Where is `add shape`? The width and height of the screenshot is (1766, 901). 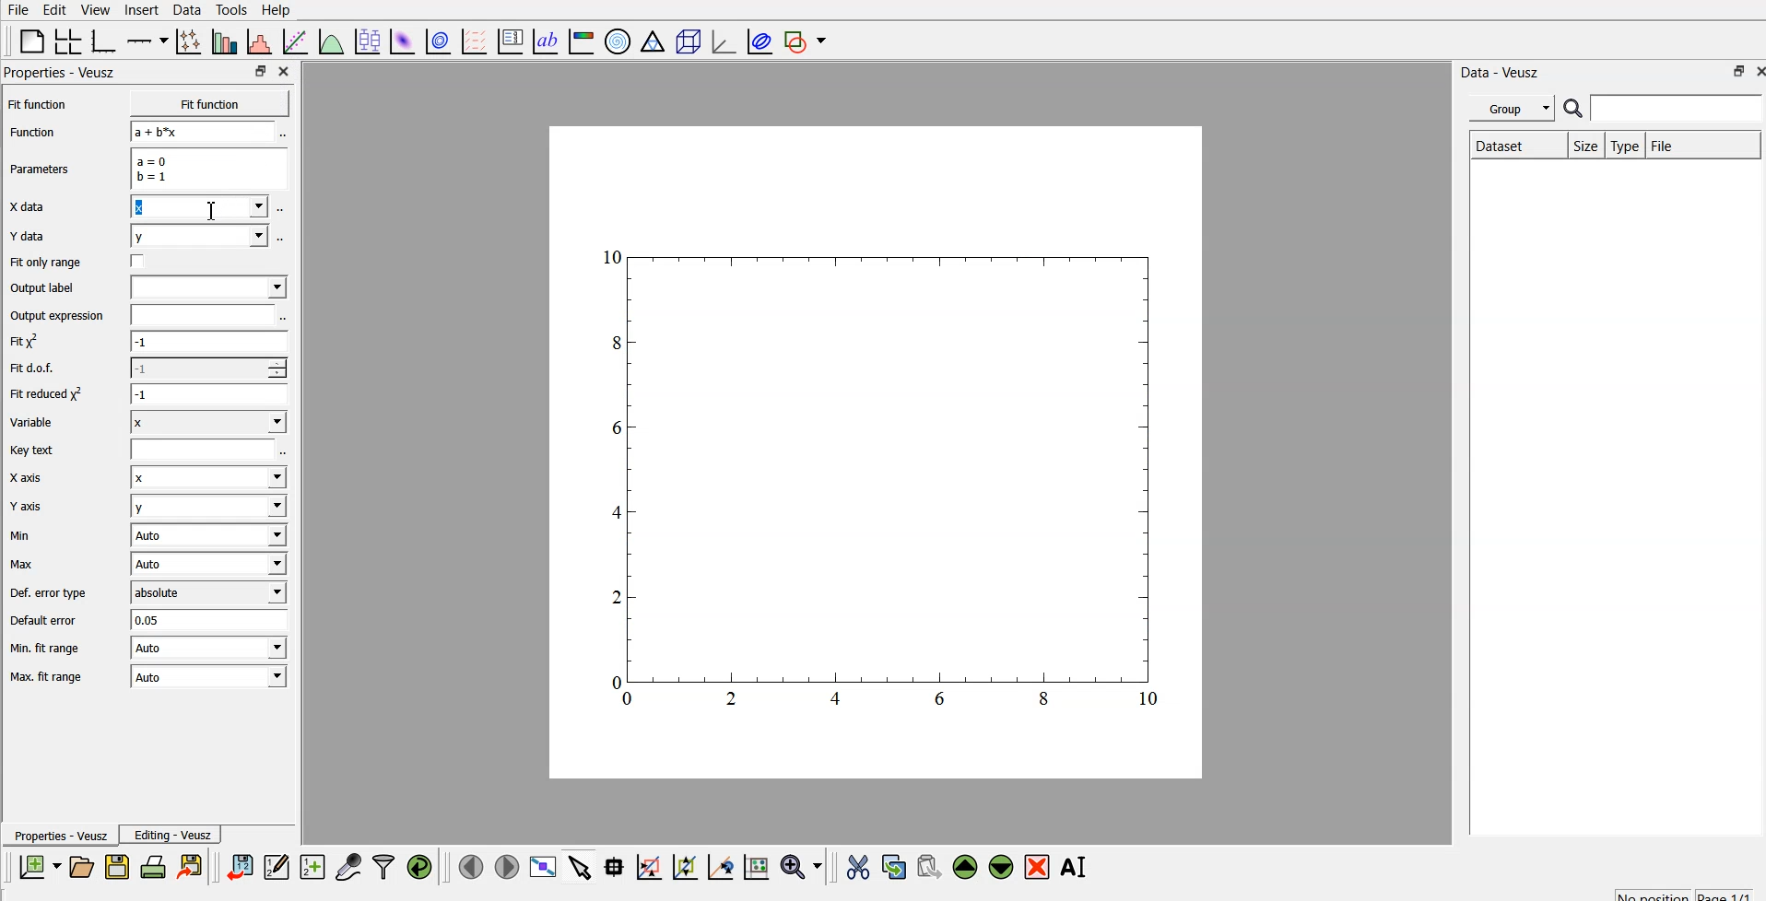 add shape is located at coordinates (811, 41).